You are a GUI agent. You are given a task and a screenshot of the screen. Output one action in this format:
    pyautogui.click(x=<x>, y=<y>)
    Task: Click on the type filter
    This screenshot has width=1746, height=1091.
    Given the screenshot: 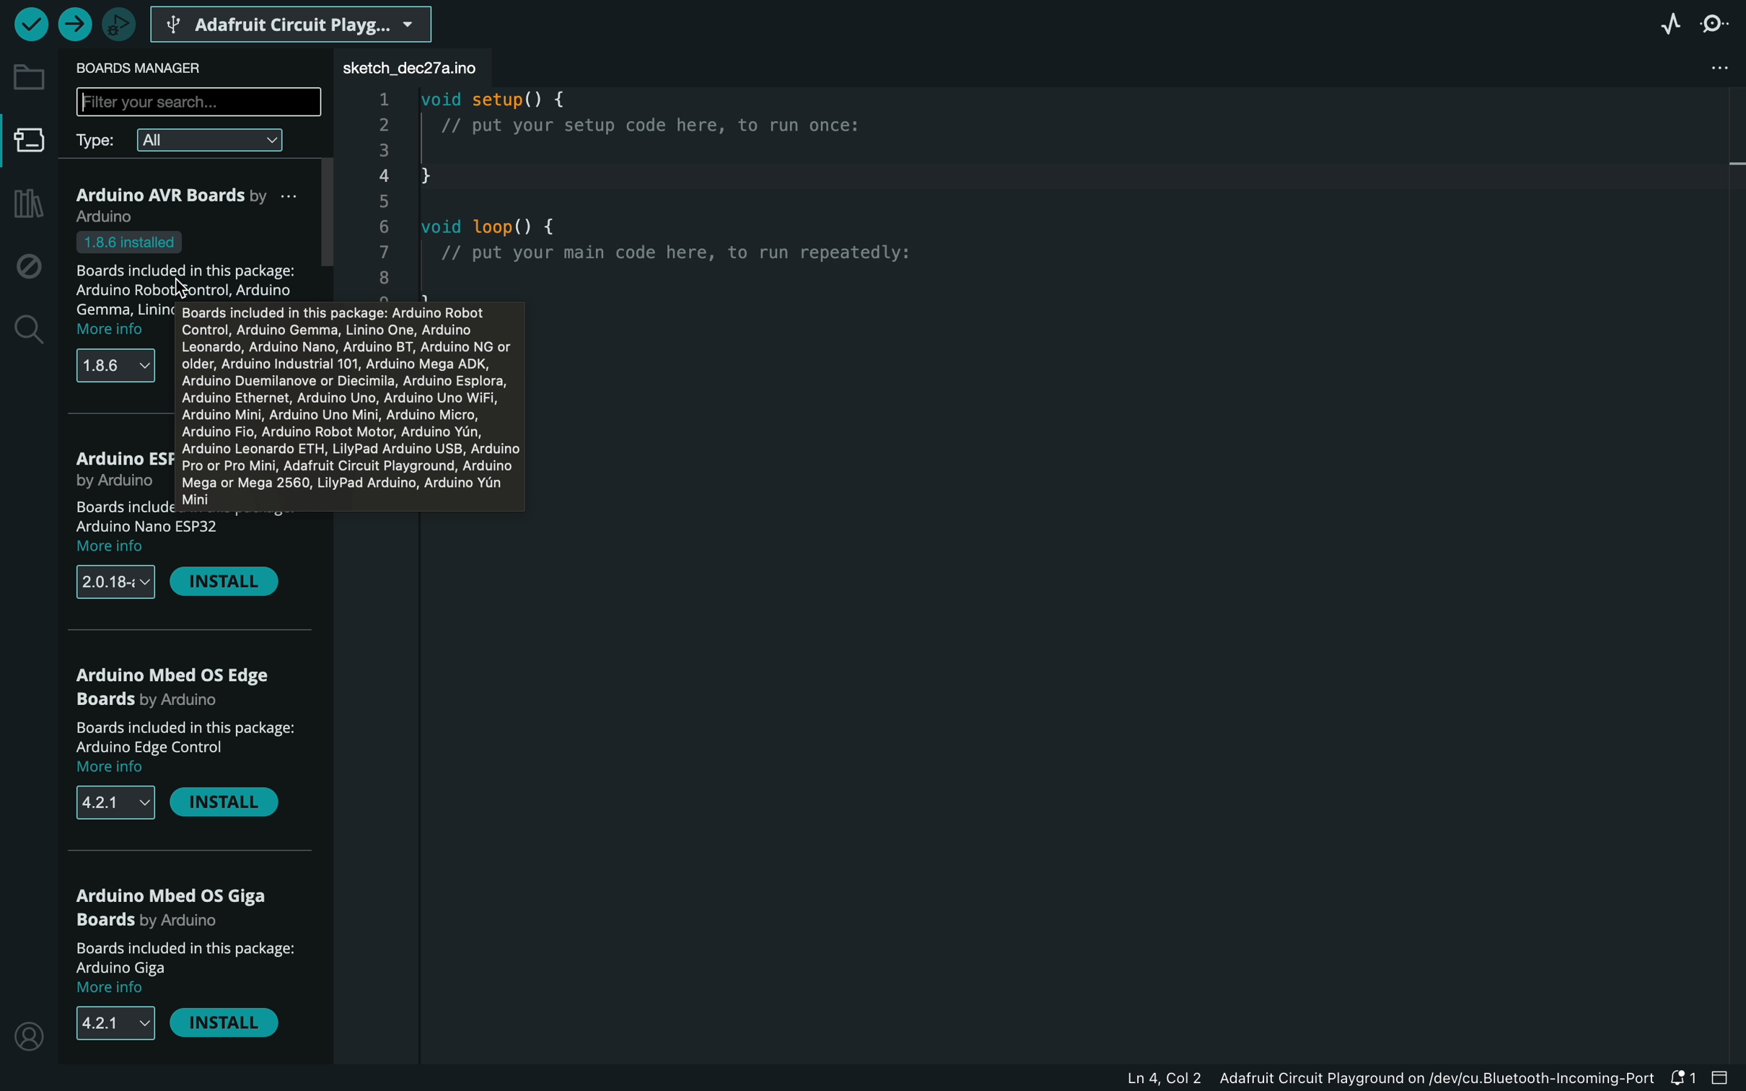 What is the action you would take?
    pyautogui.click(x=100, y=142)
    